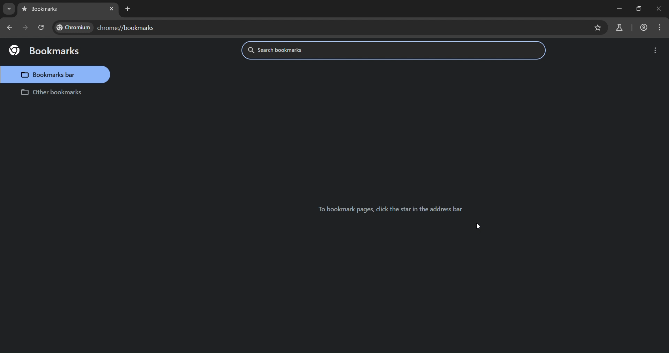 Image resolution: width=669 pixels, height=353 pixels. I want to click on go forward one page, so click(25, 29).